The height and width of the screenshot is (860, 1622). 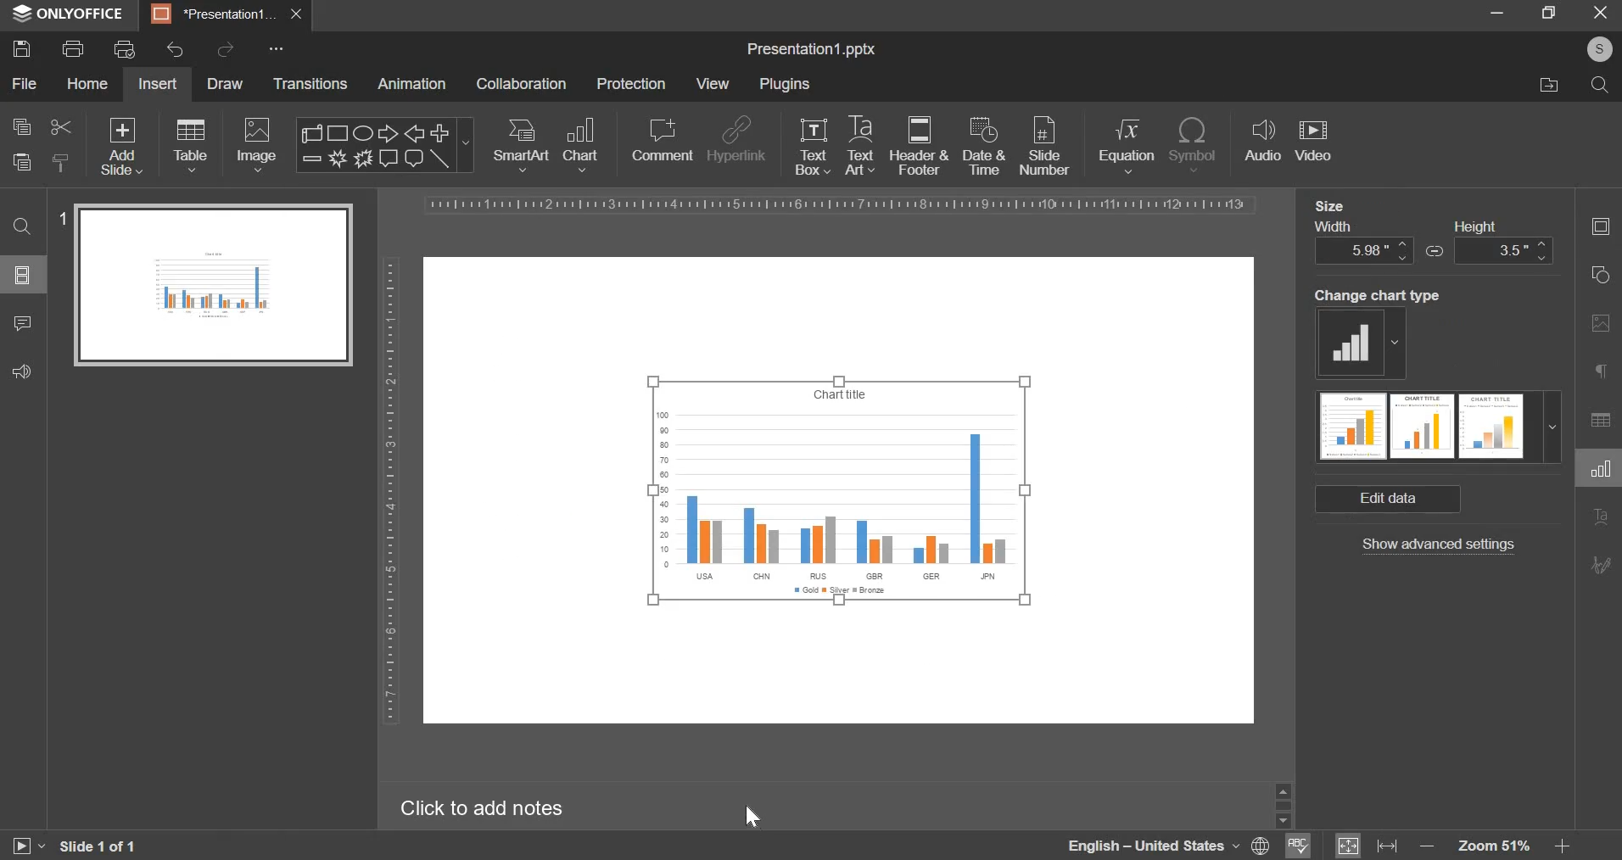 I want to click on minimize, so click(x=1497, y=10).